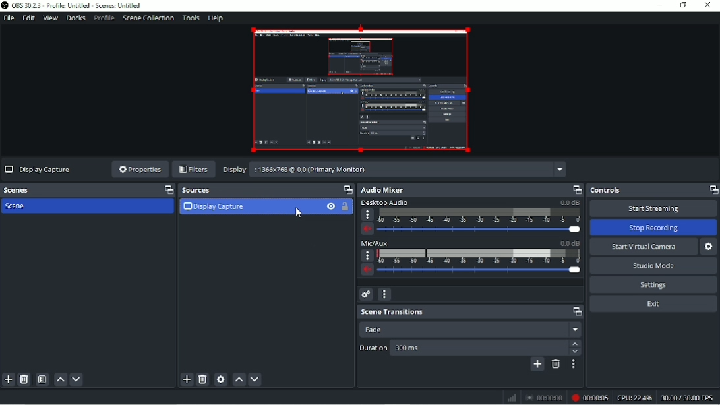  I want to click on Audio mixer menu, so click(385, 294).